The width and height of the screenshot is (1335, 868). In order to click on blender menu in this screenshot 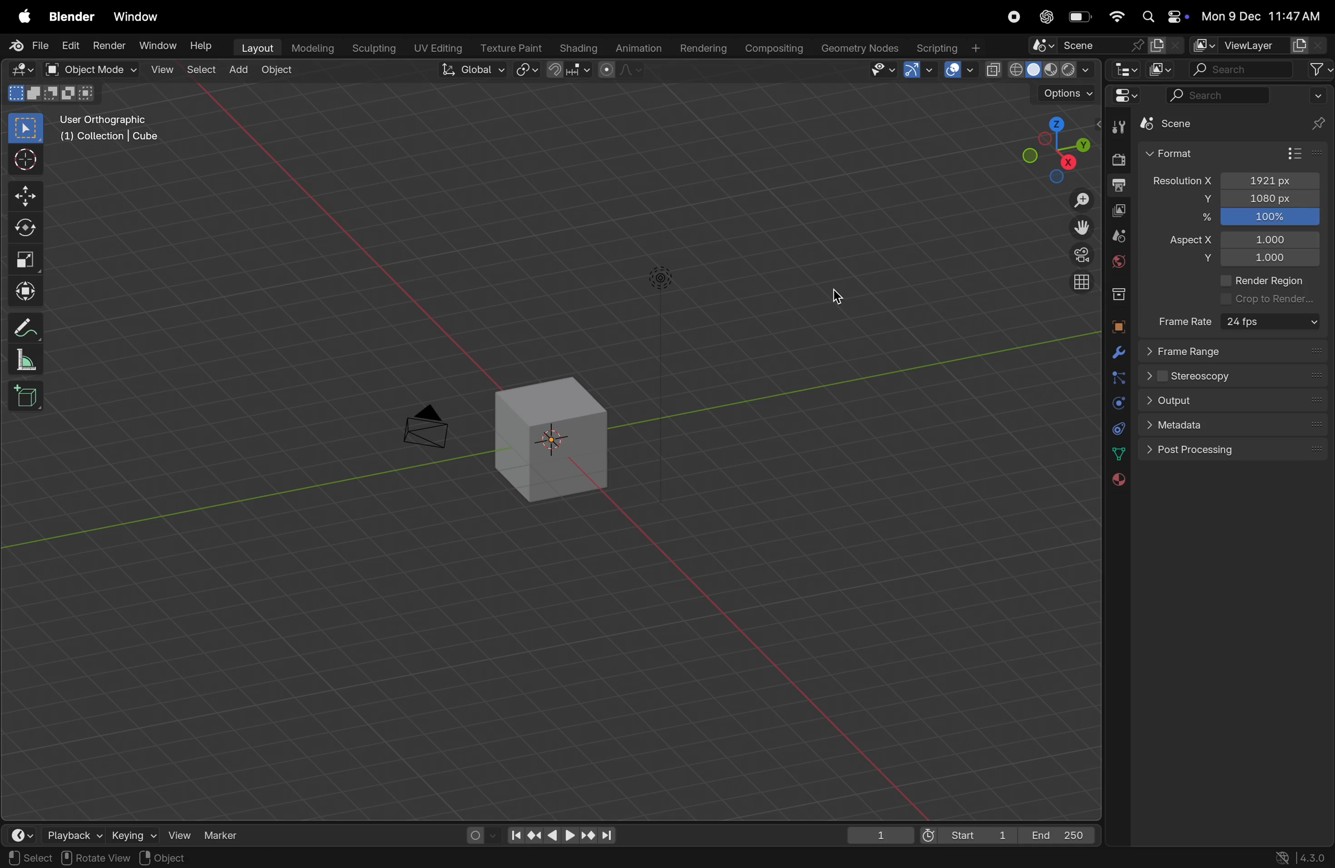, I will do `click(75, 19)`.